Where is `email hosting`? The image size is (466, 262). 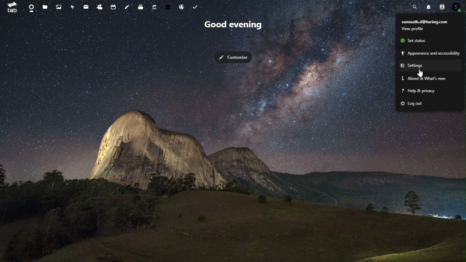
email hosting is located at coordinates (181, 7).